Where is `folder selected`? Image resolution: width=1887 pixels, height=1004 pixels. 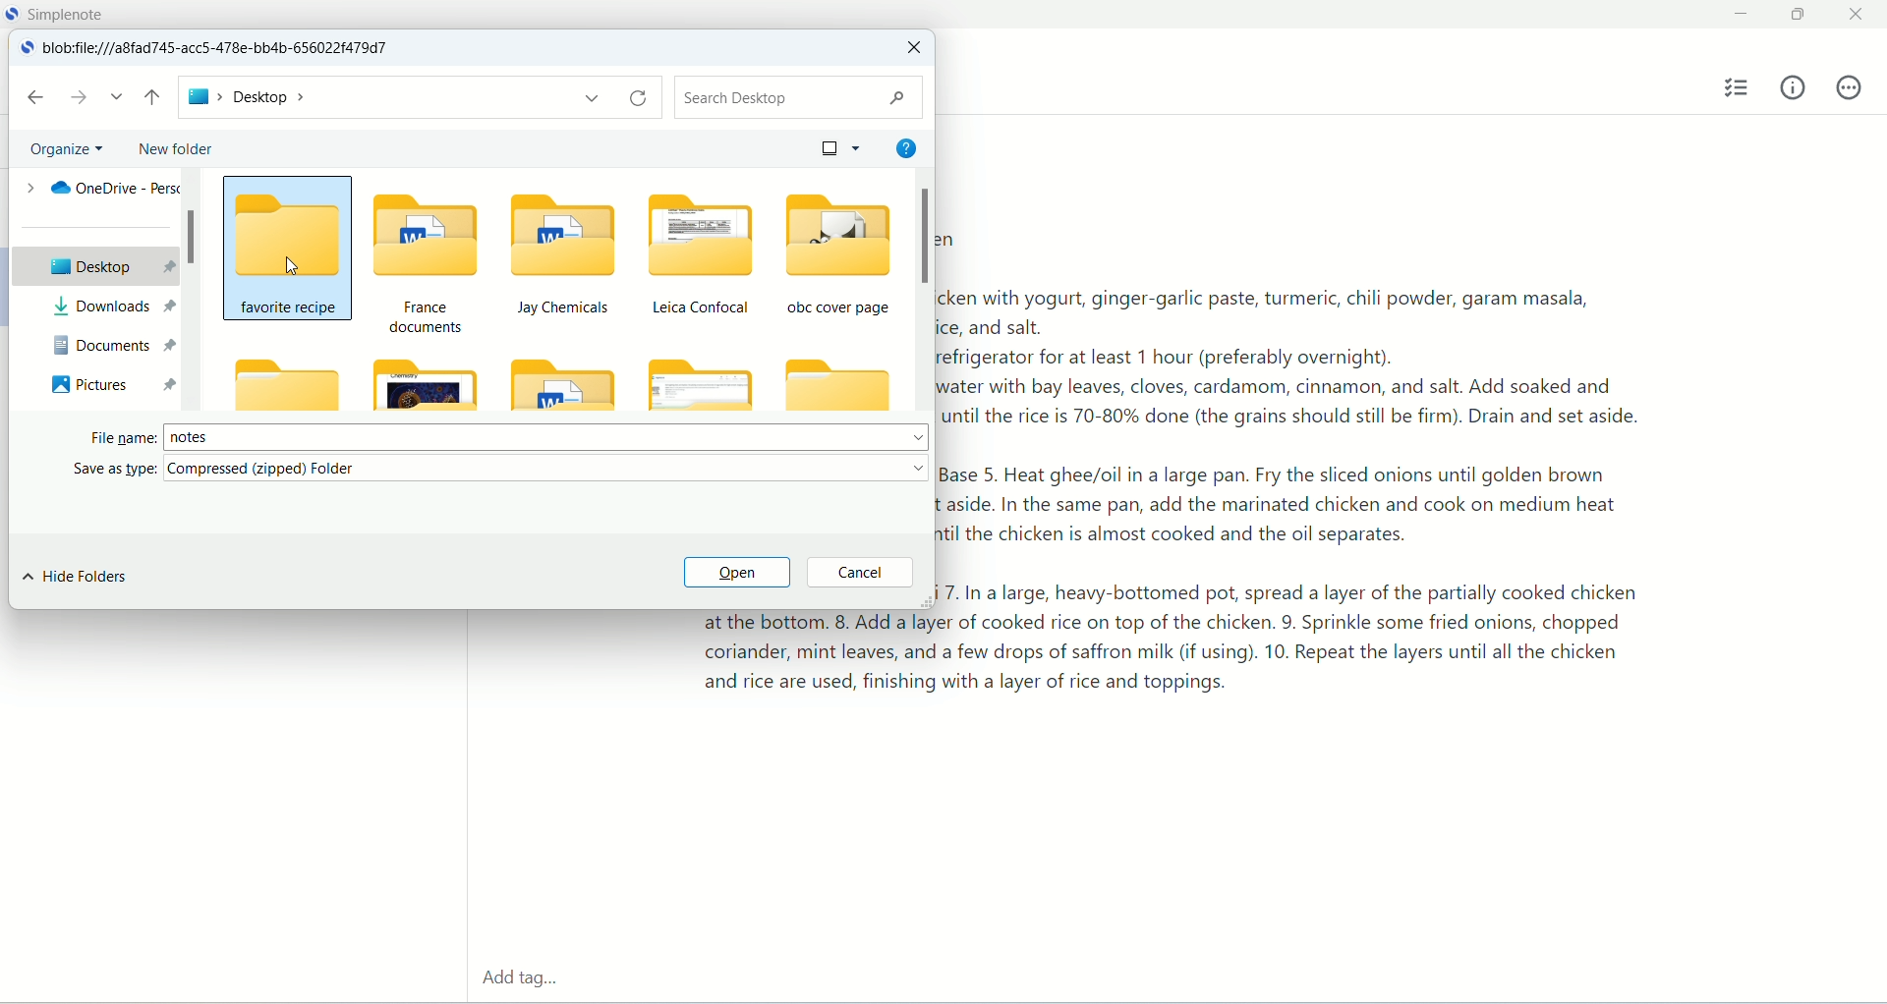 folder selected is located at coordinates (288, 246).